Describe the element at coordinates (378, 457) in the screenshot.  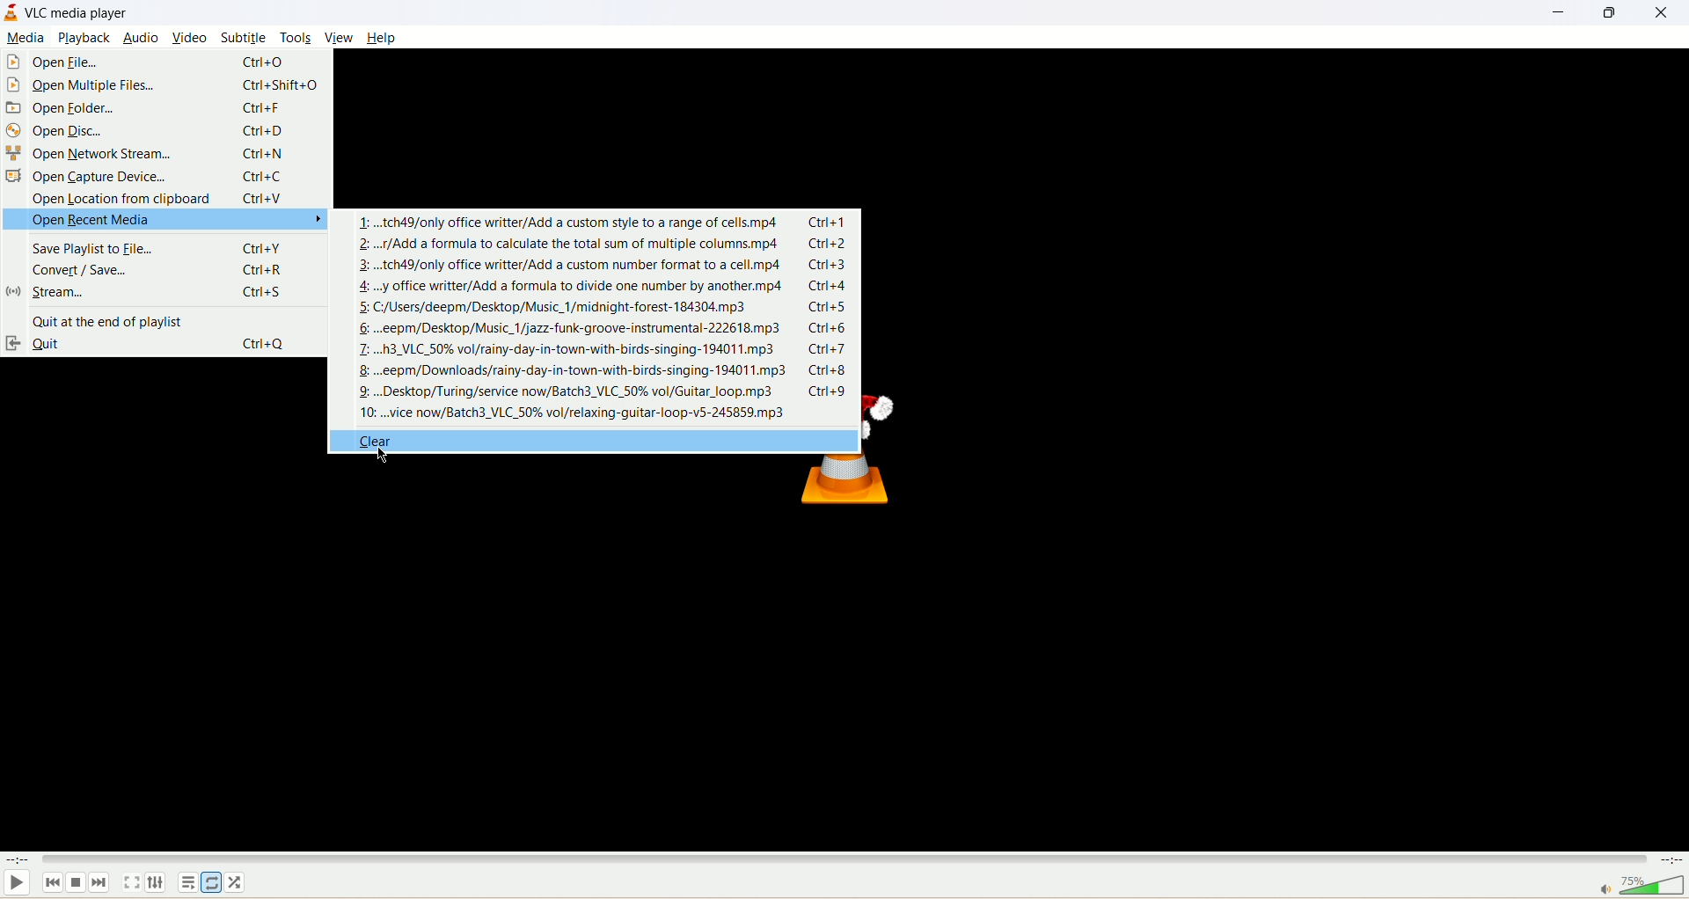
I see `cursor` at that location.